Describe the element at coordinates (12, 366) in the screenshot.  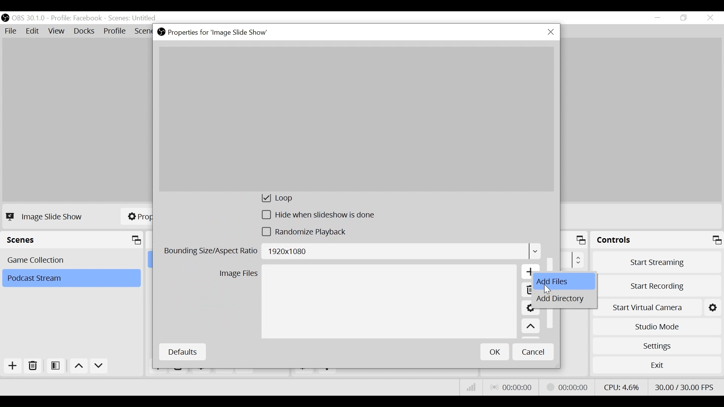
I see `Add` at that location.